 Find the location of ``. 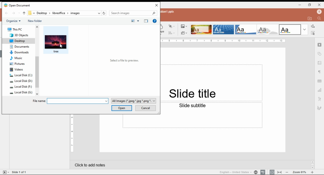

 is located at coordinates (319, 108).